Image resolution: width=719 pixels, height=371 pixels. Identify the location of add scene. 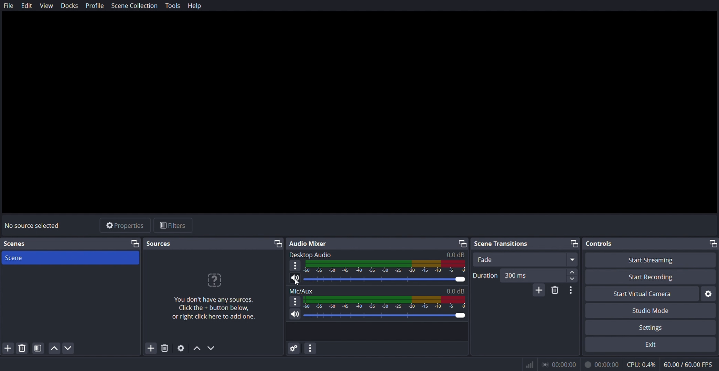
(9, 348).